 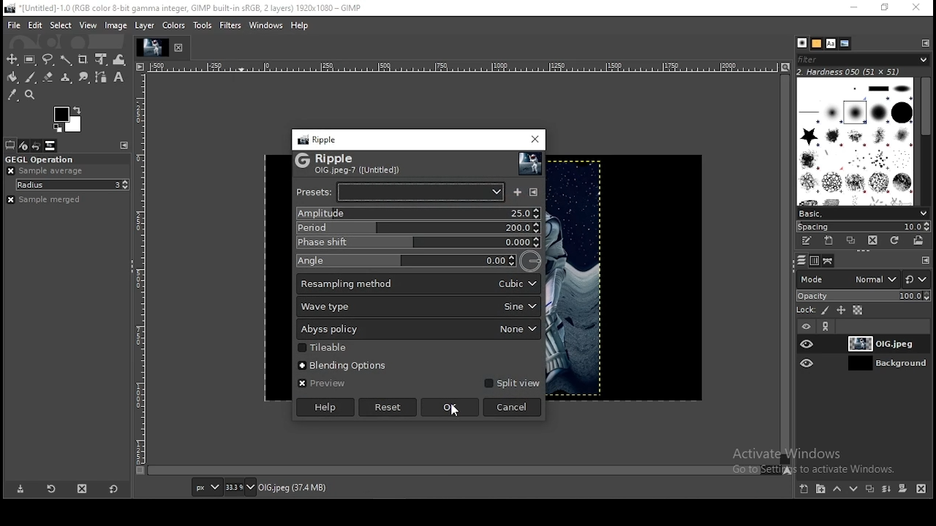 What do you see at coordinates (854, 491) in the screenshot?
I see `move layer down` at bounding box center [854, 491].